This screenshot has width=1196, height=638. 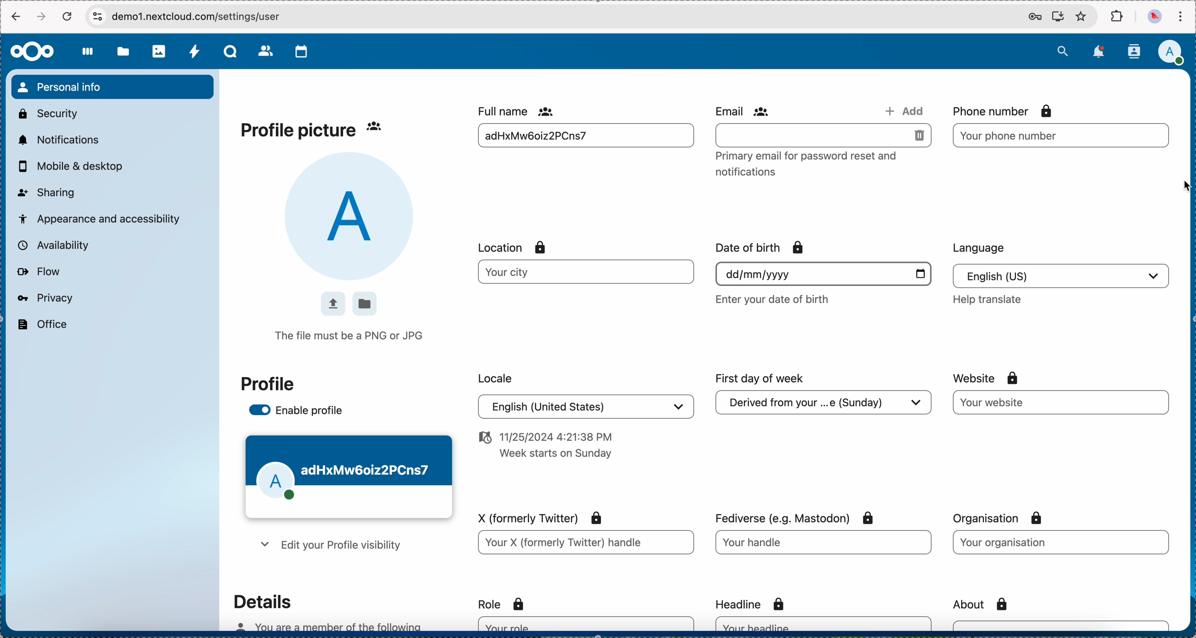 I want to click on customize and control Google Chrome, so click(x=1180, y=17).